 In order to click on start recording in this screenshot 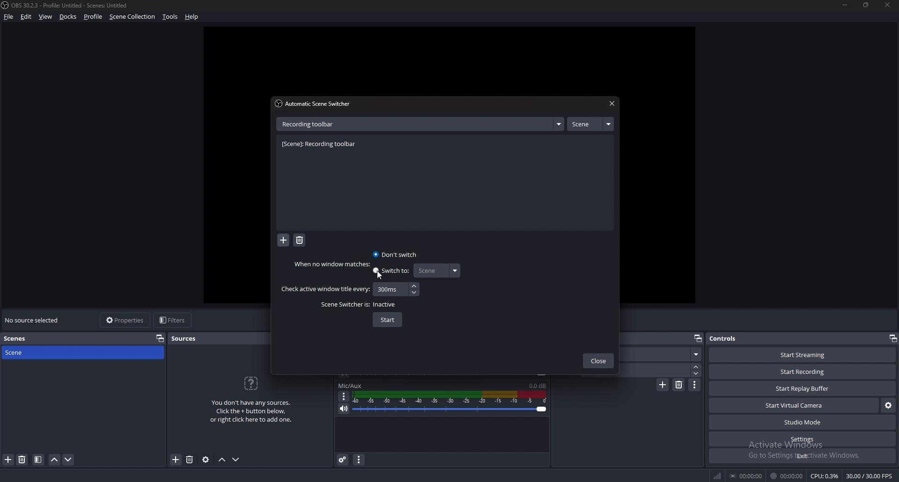, I will do `click(802, 372)`.